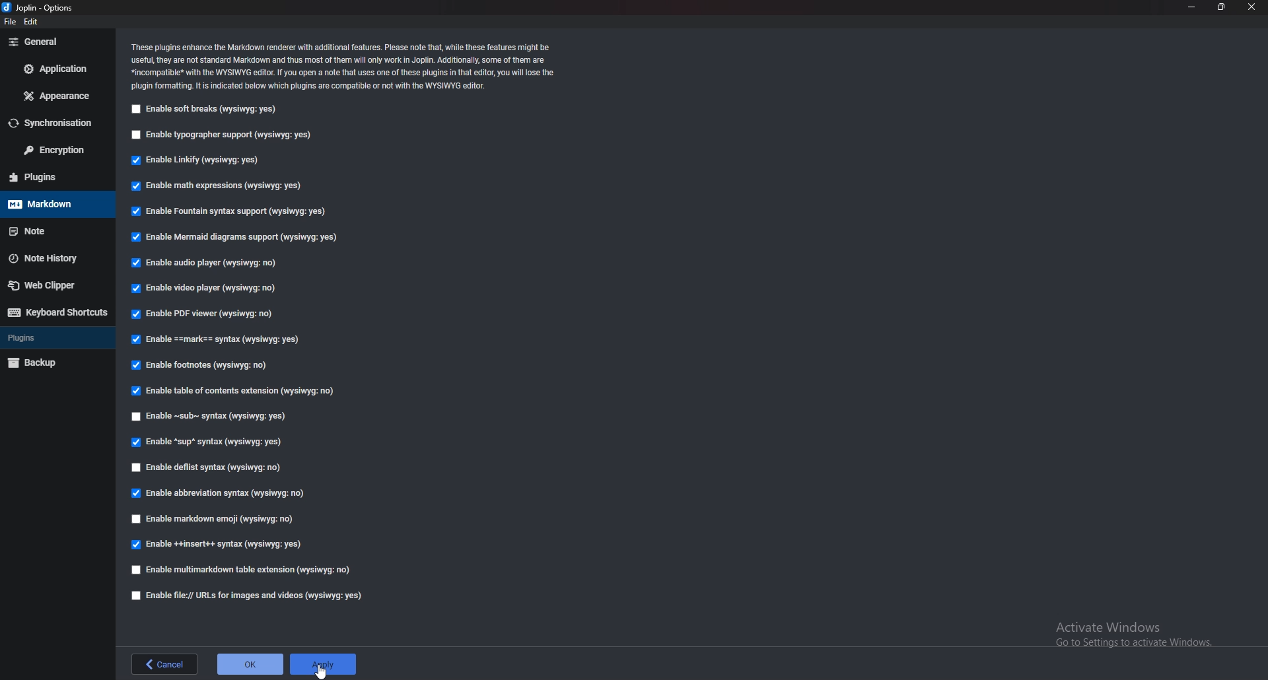 Image resolution: width=1268 pixels, height=680 pixels. What do you see at coordinates (326, 659) in the screenshot?
I see `apply` at bounding box center [326, 659].